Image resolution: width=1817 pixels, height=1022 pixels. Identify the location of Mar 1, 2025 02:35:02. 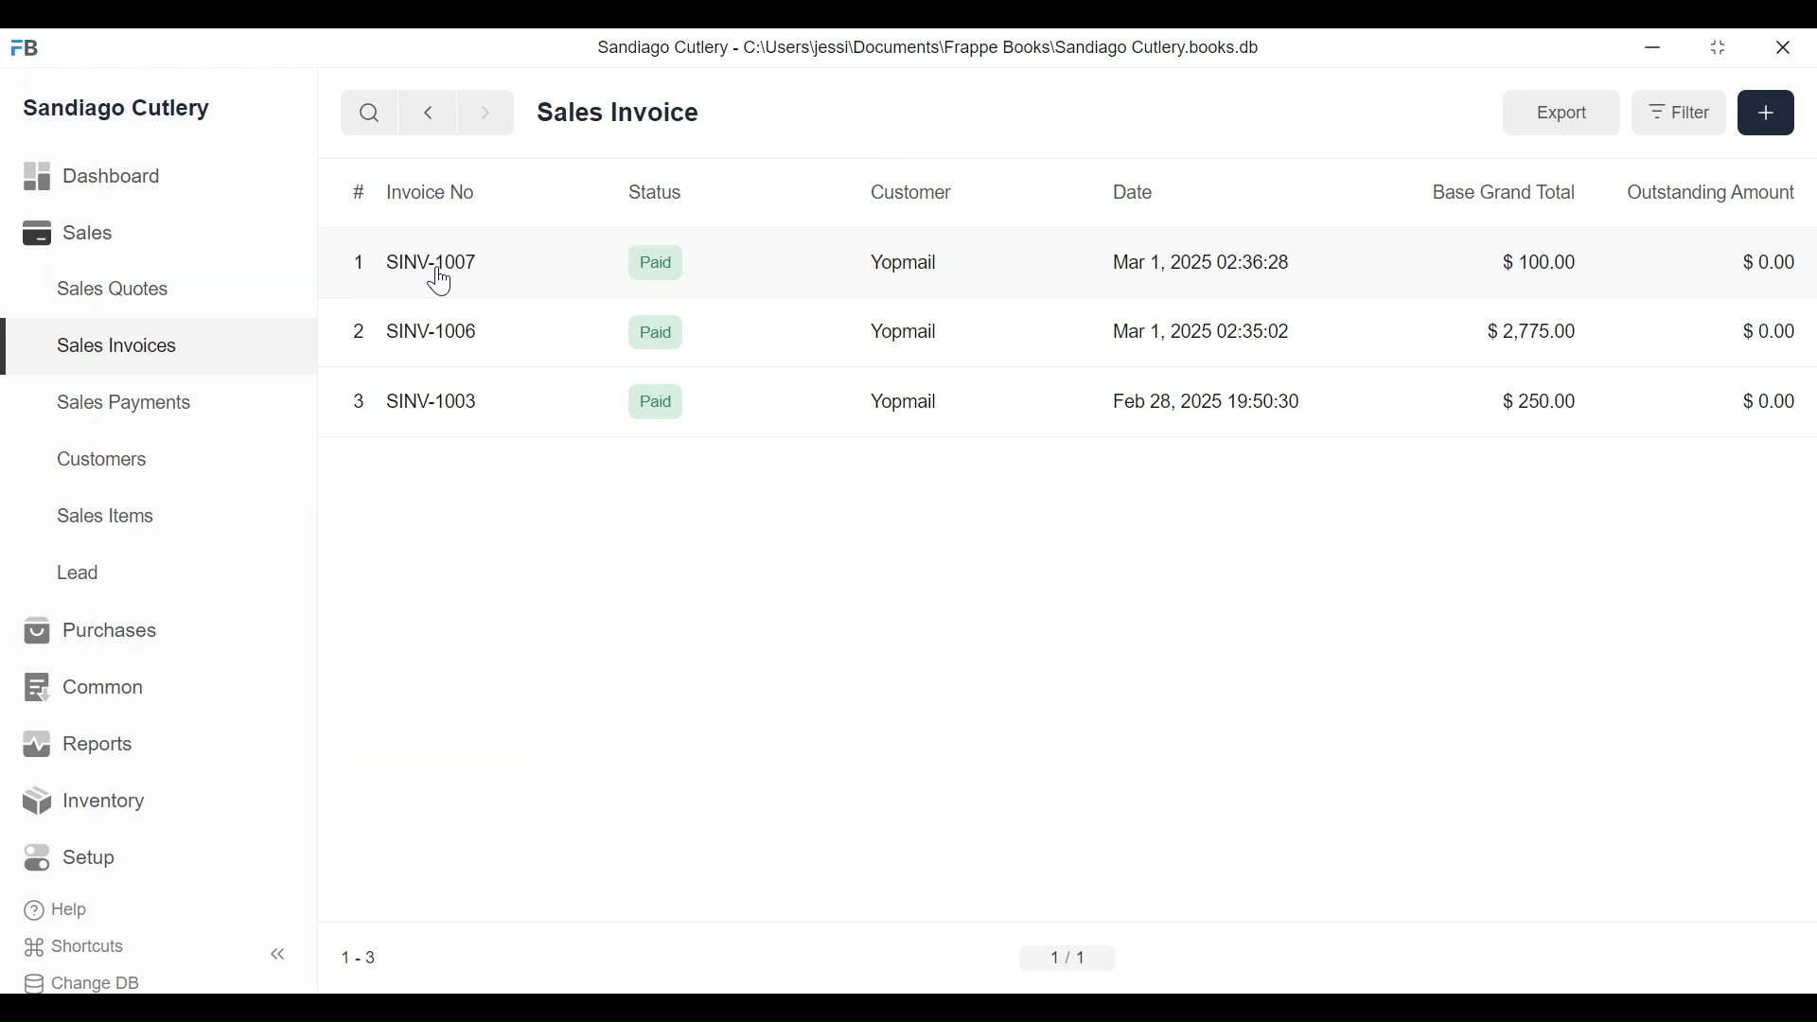
(1203, 332).